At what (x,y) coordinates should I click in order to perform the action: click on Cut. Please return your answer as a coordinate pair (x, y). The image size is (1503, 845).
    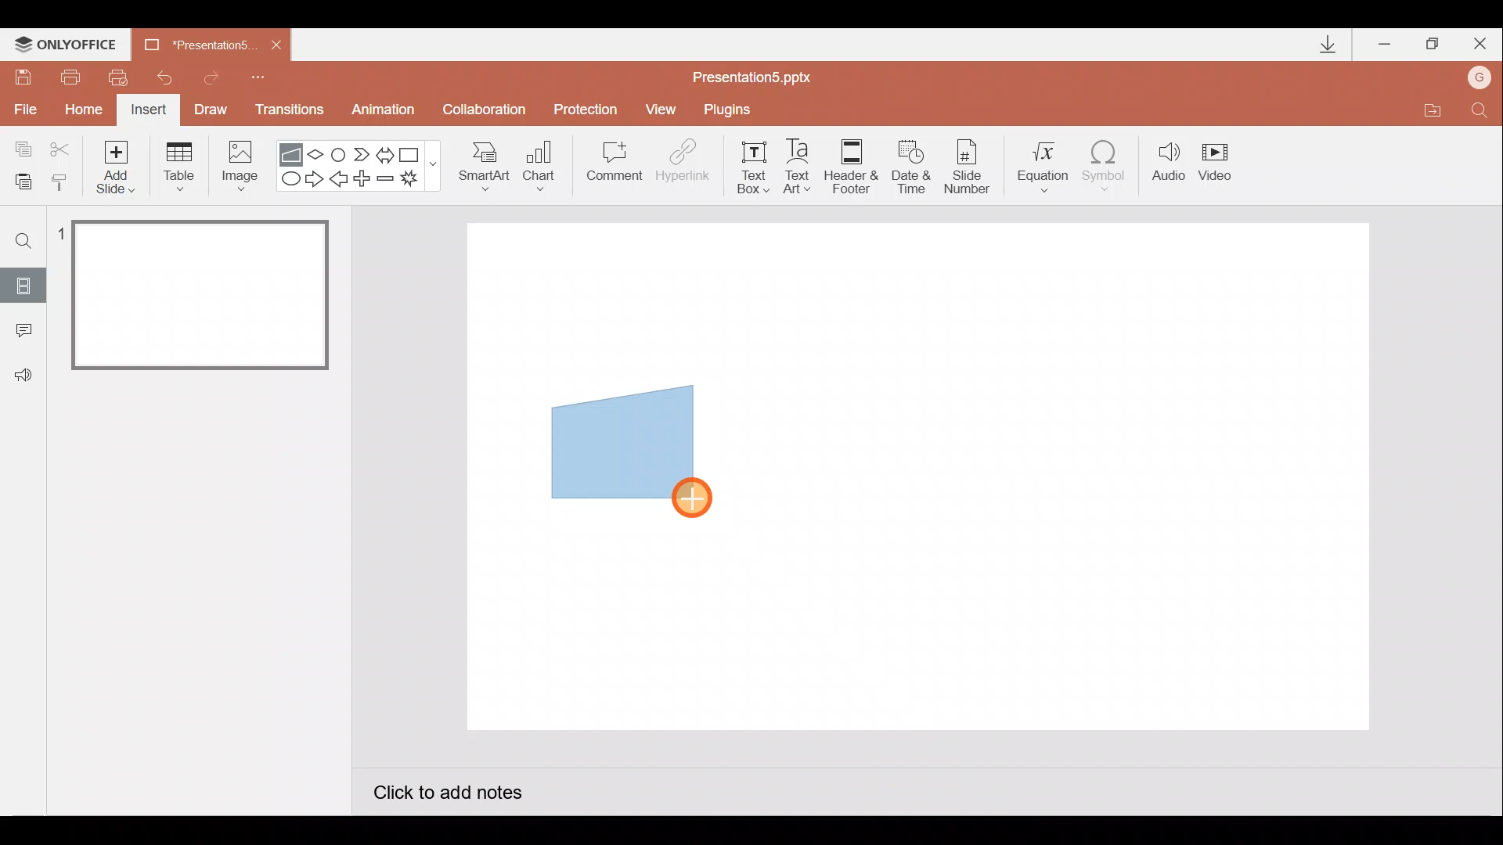
    Looking at the image, I should click on (63, 146).